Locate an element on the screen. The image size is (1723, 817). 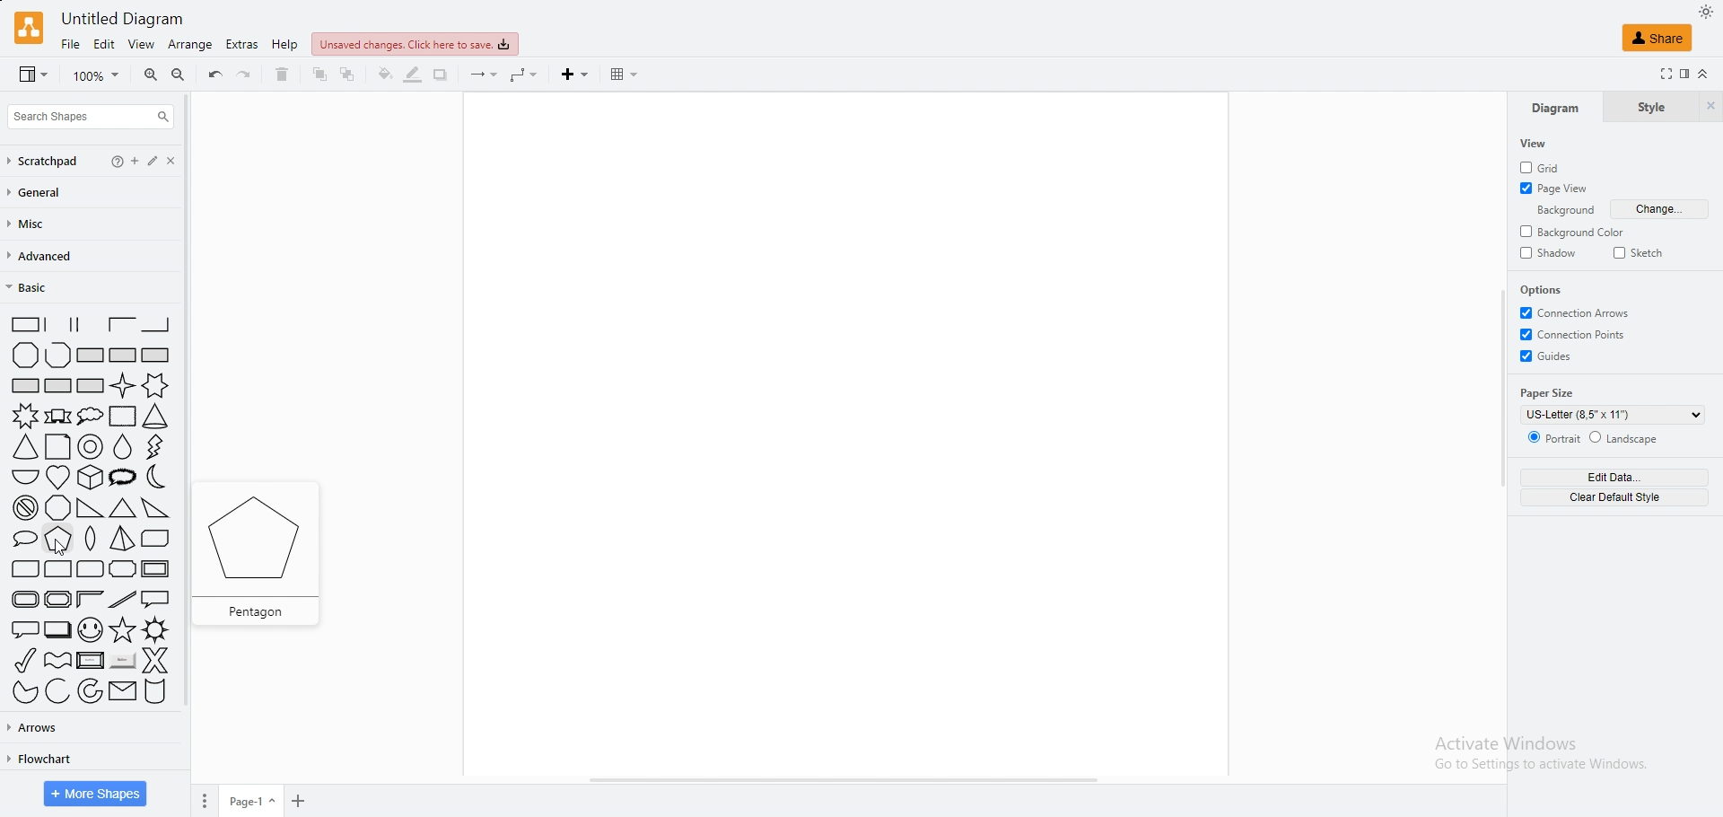
misc is located at coordinates (35, 224).